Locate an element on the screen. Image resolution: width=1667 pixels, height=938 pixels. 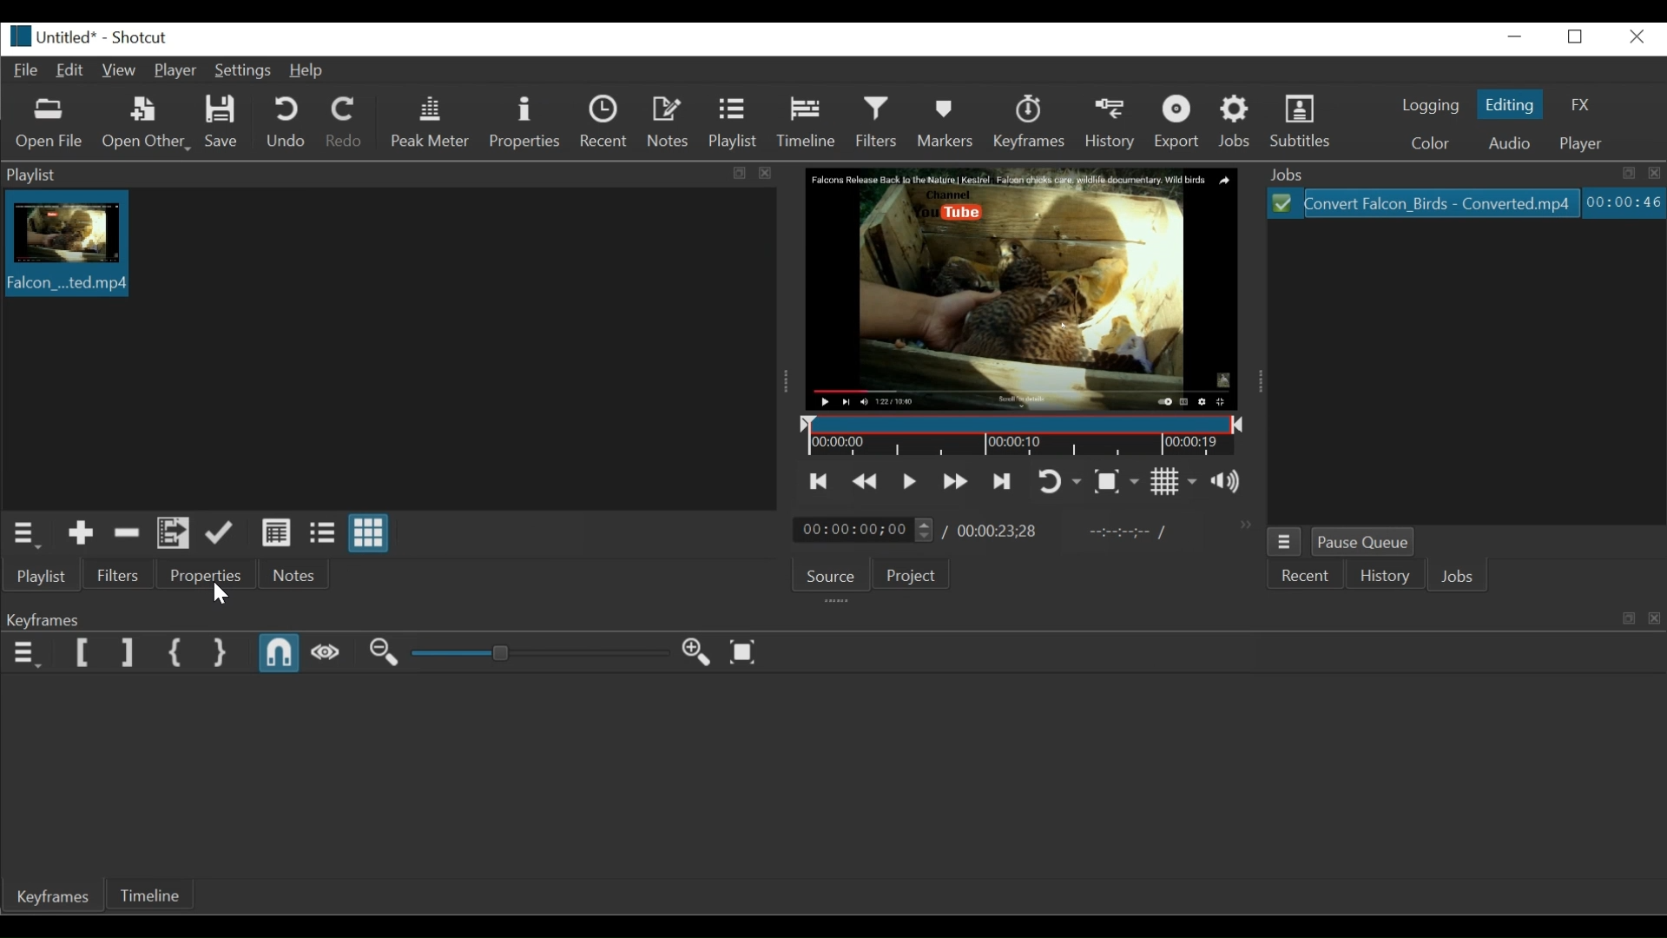
Player is located at coordinates (1590, 144).